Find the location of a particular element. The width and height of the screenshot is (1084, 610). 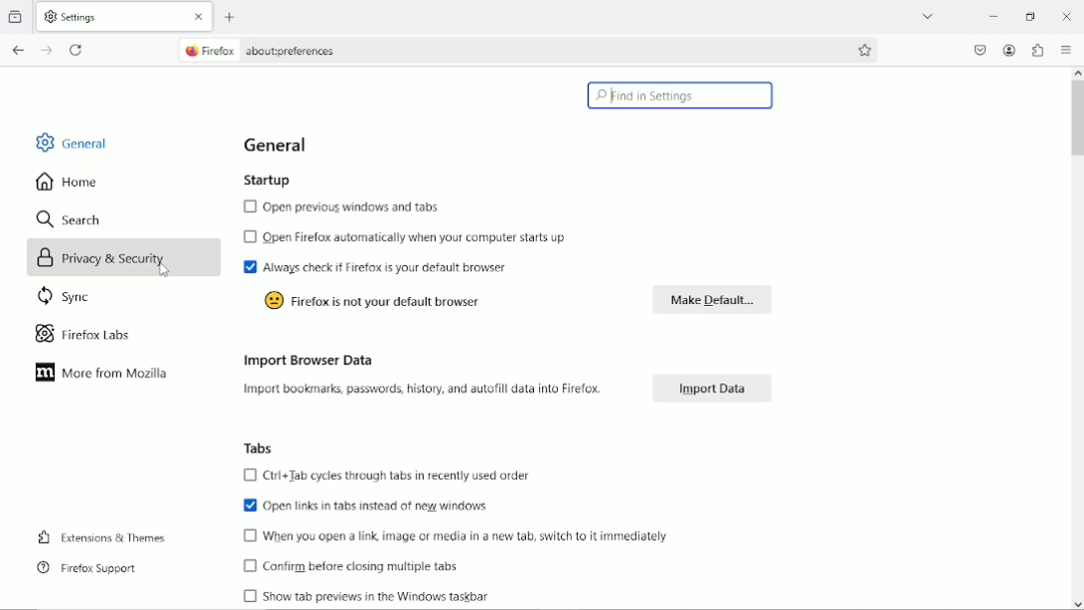

check box is located at coordinates (250, 206).